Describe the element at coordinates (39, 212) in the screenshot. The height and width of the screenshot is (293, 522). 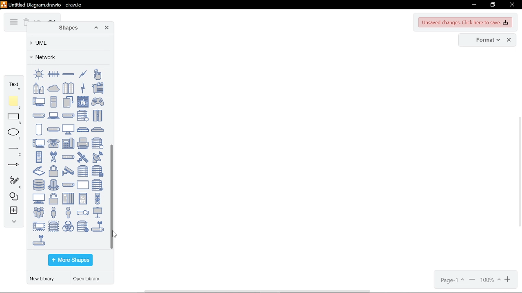
I see `users` at that location.